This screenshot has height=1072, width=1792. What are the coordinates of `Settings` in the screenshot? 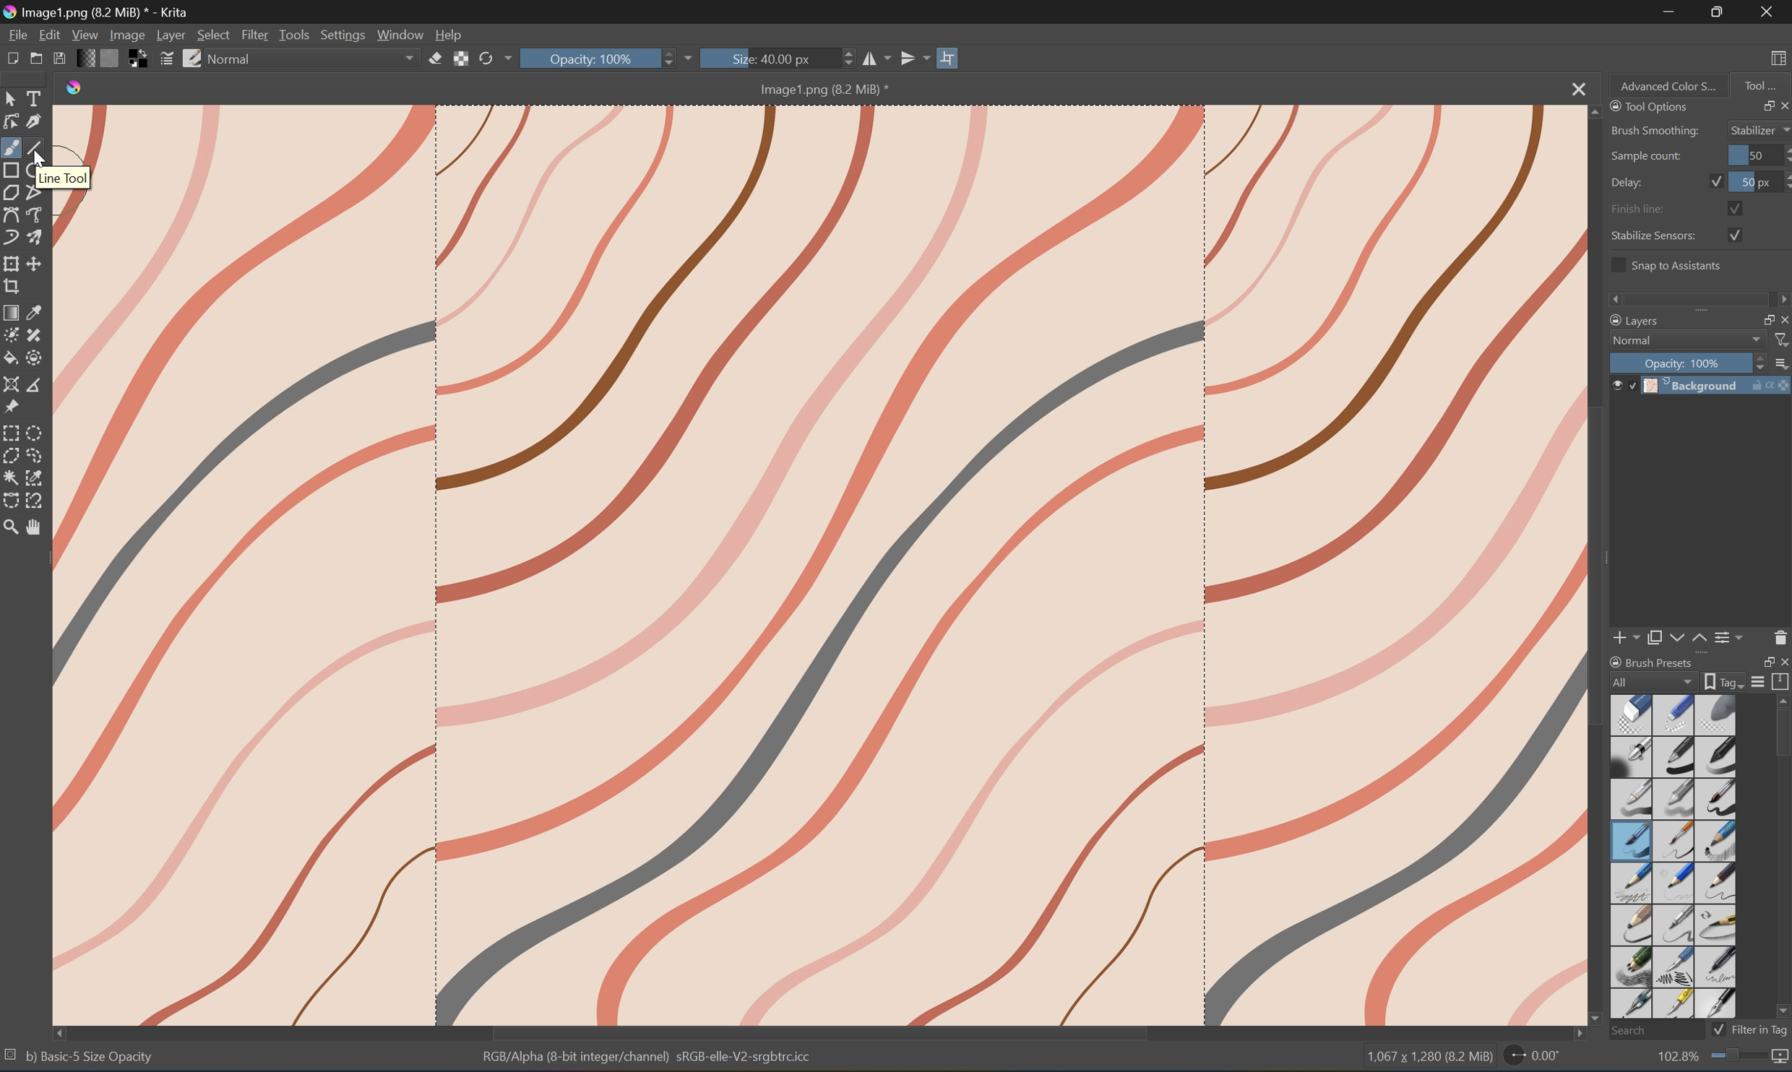 It's located at (342, 35).